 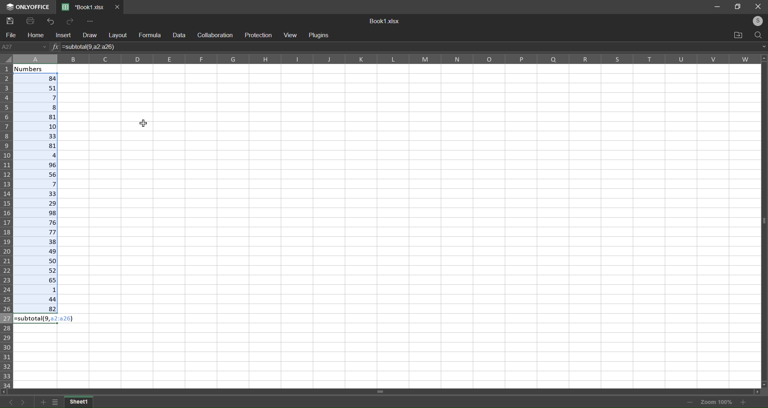 What do you see at coordinates (81, 402) in the screenshot?
I see `current sheet` at bounding box center [81, 402].